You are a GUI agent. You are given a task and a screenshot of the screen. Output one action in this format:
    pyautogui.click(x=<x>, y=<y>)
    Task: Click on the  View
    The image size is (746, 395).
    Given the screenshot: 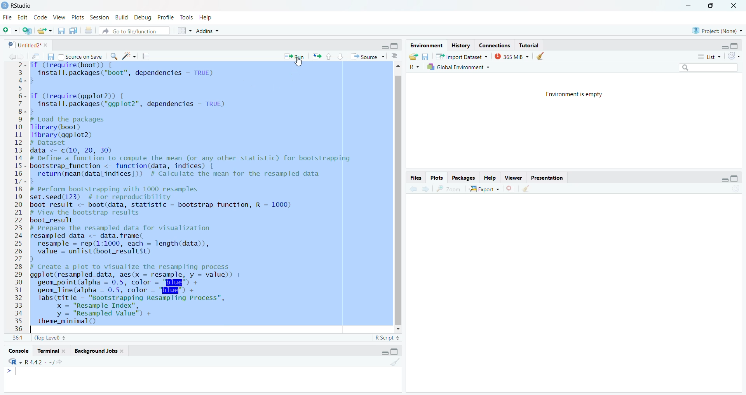 What is the action you would take?
    pyautogui.click(x=59, y=18)
    